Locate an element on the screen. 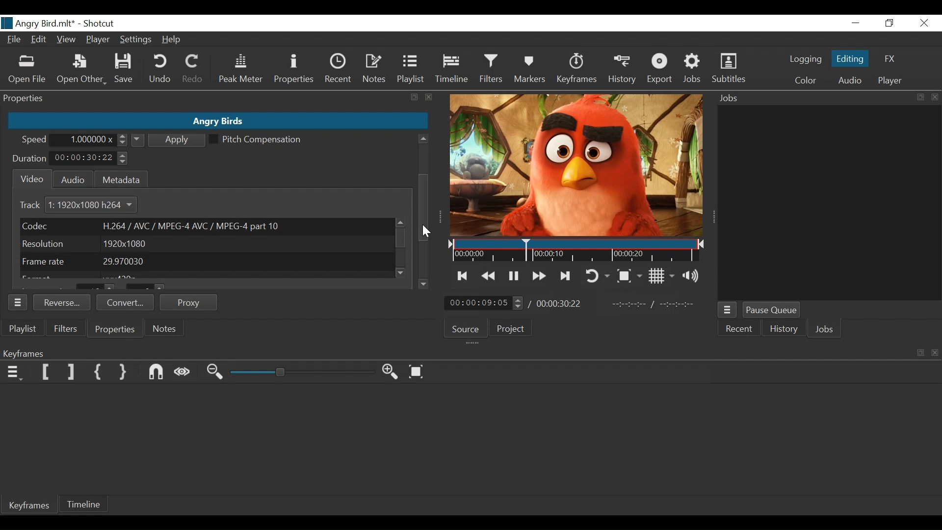  Set Filter First is located at coordinates (46, 371).